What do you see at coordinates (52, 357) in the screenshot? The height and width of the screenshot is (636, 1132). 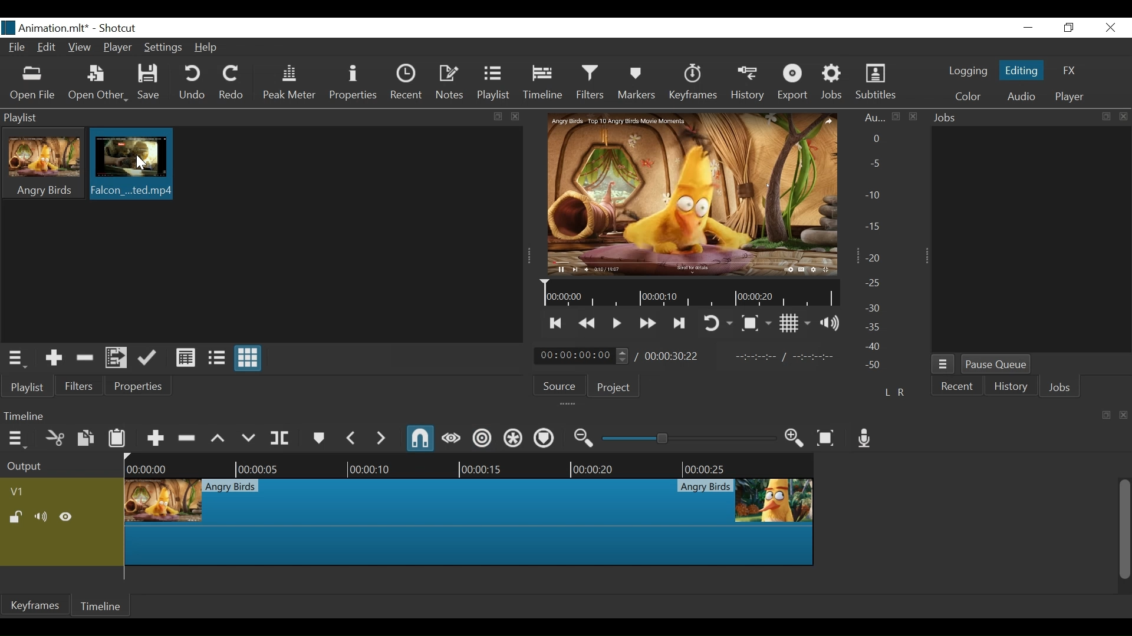 I see `Add the Source to the playlist` at bounding box center [52, 357].